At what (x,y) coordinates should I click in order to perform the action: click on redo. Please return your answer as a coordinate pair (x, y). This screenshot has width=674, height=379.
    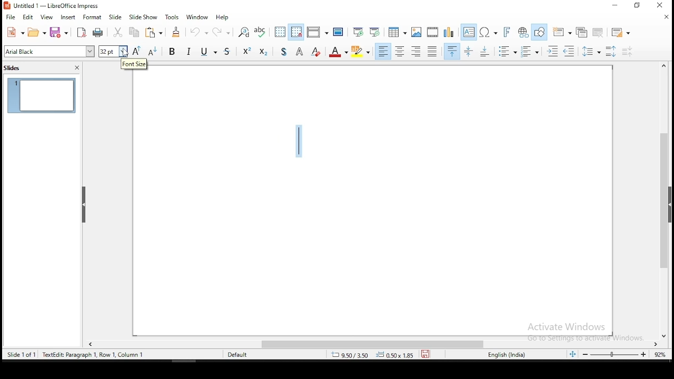
    Looking at the image, I should click on (221, 31).